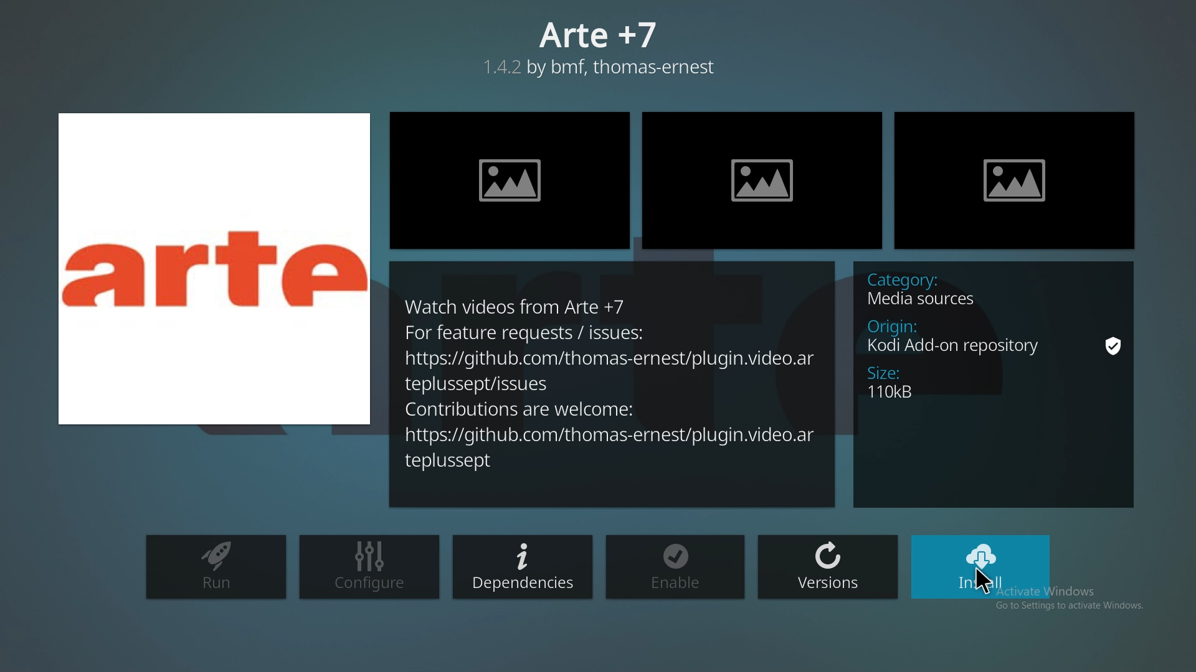 The image size is (1196, 672). I want to click on configure, so click(366, 567).